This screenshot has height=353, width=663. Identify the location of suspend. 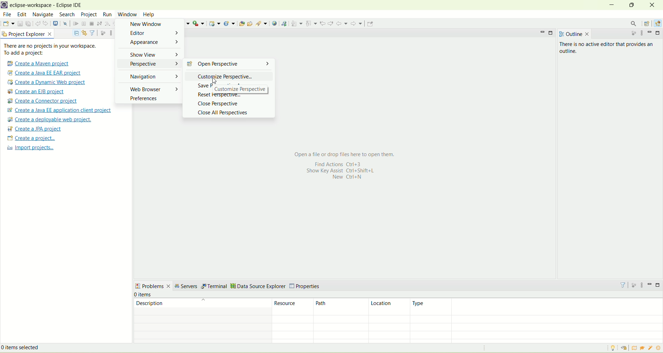
(83, 24).